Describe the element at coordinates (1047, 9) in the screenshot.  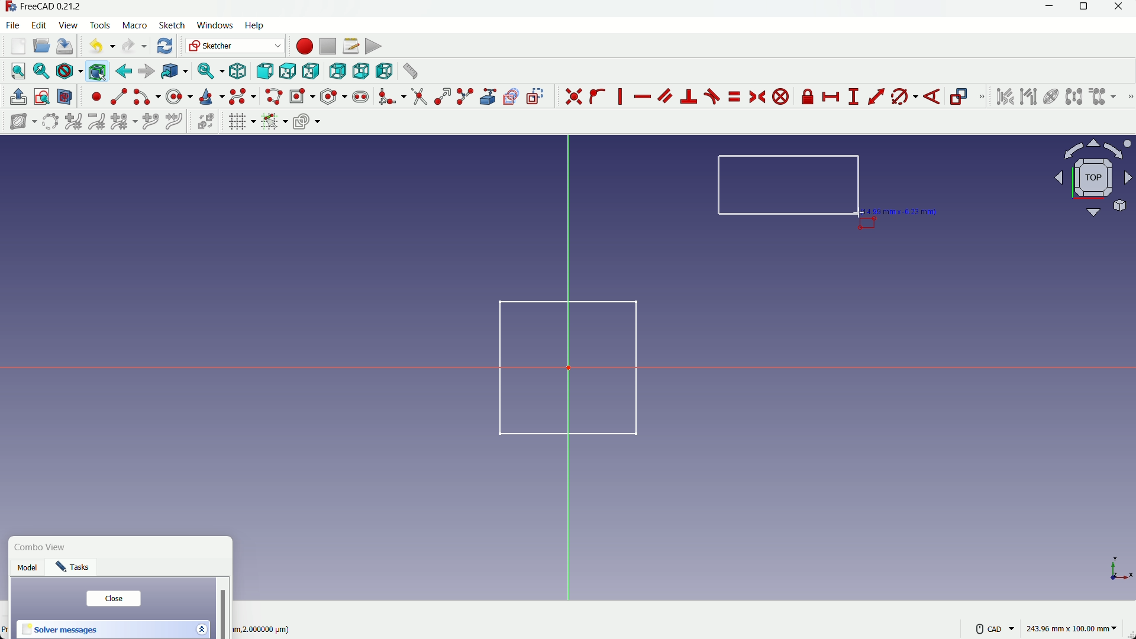
I see `minimize` at that location.